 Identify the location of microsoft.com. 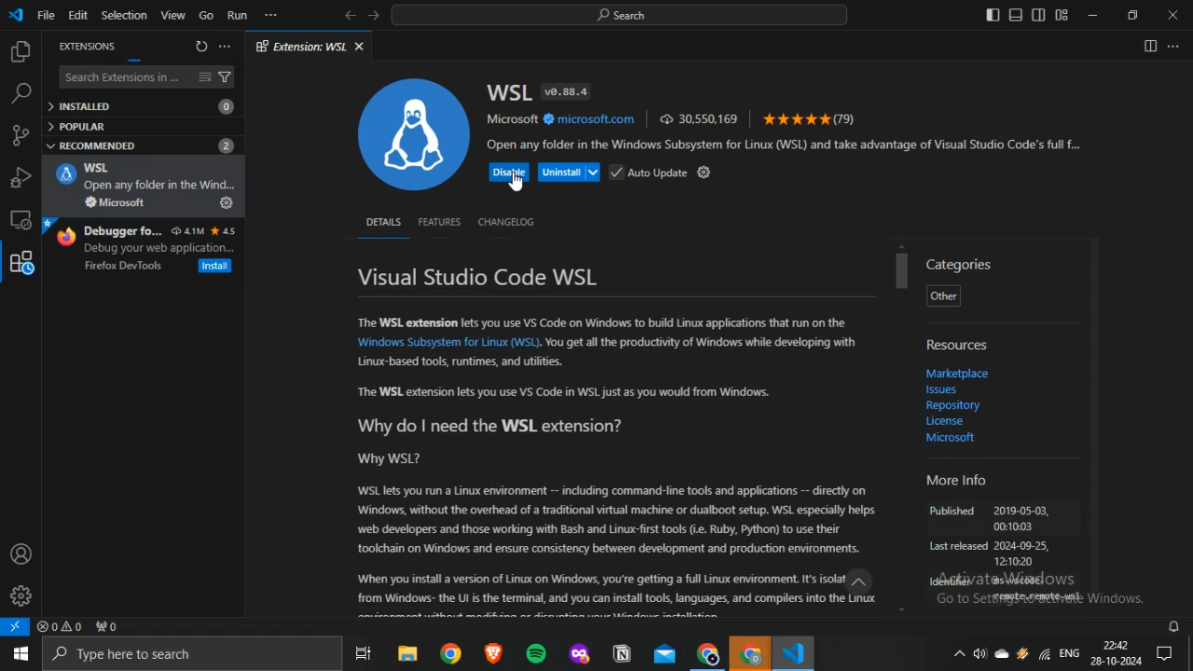
(590, 119).